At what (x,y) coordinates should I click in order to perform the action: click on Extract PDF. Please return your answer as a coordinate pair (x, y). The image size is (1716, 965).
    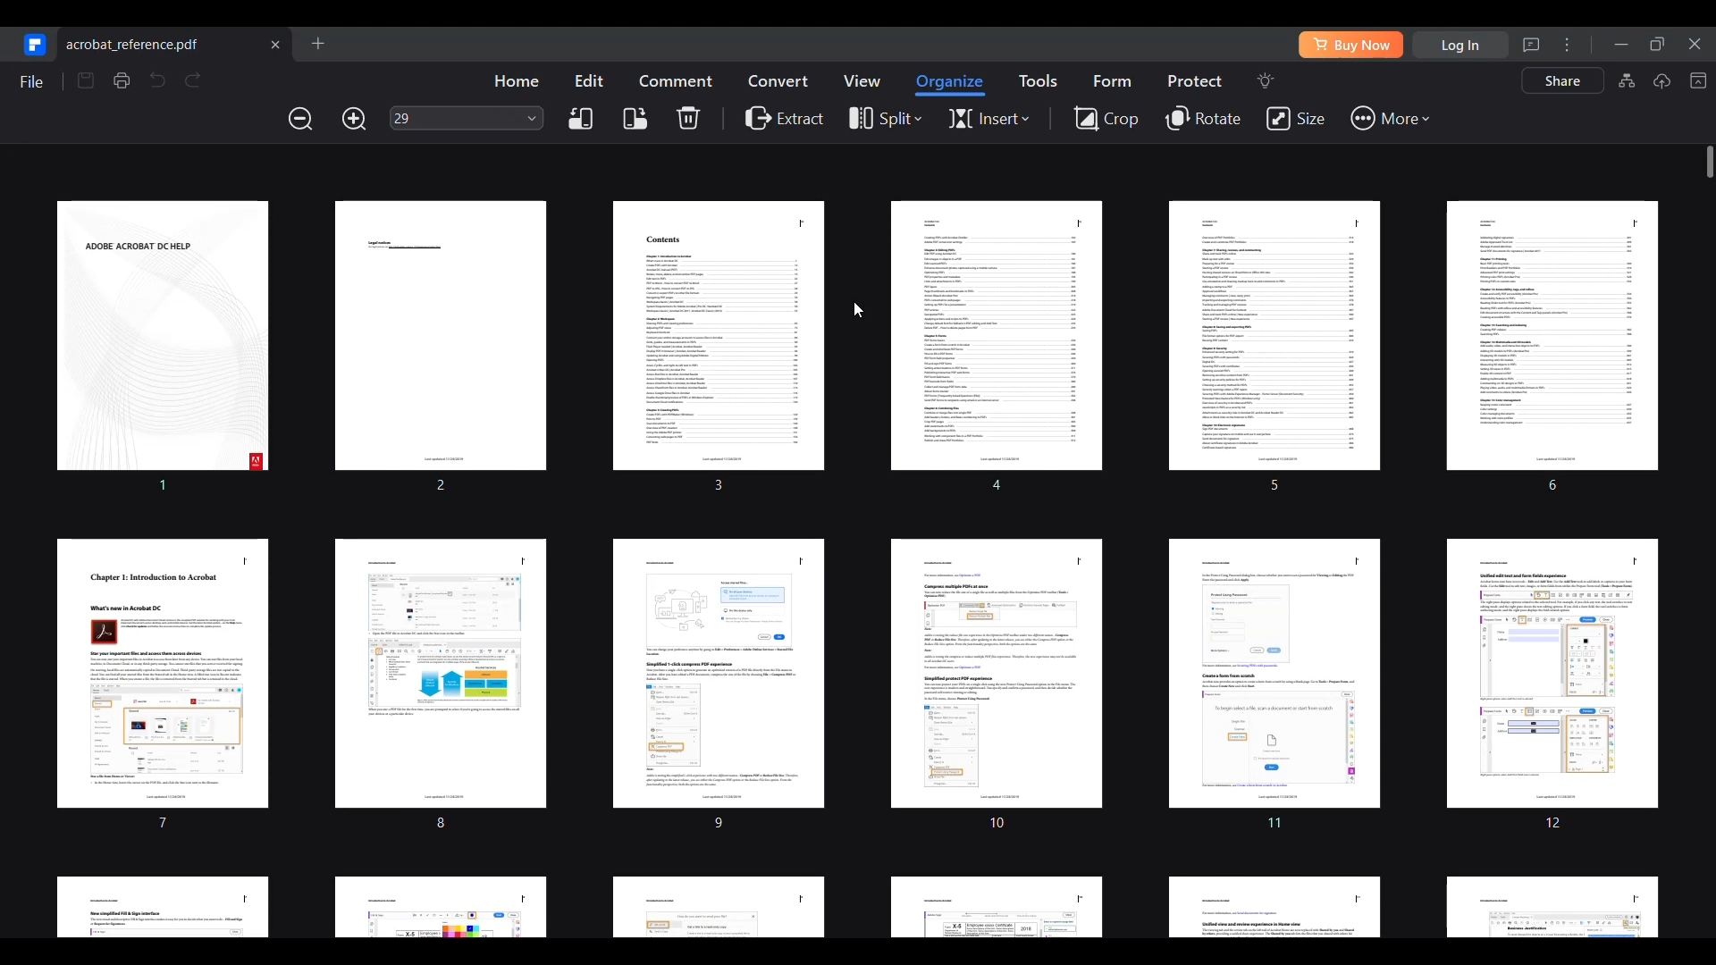
    Looking at the image, I should click on (785, 117).